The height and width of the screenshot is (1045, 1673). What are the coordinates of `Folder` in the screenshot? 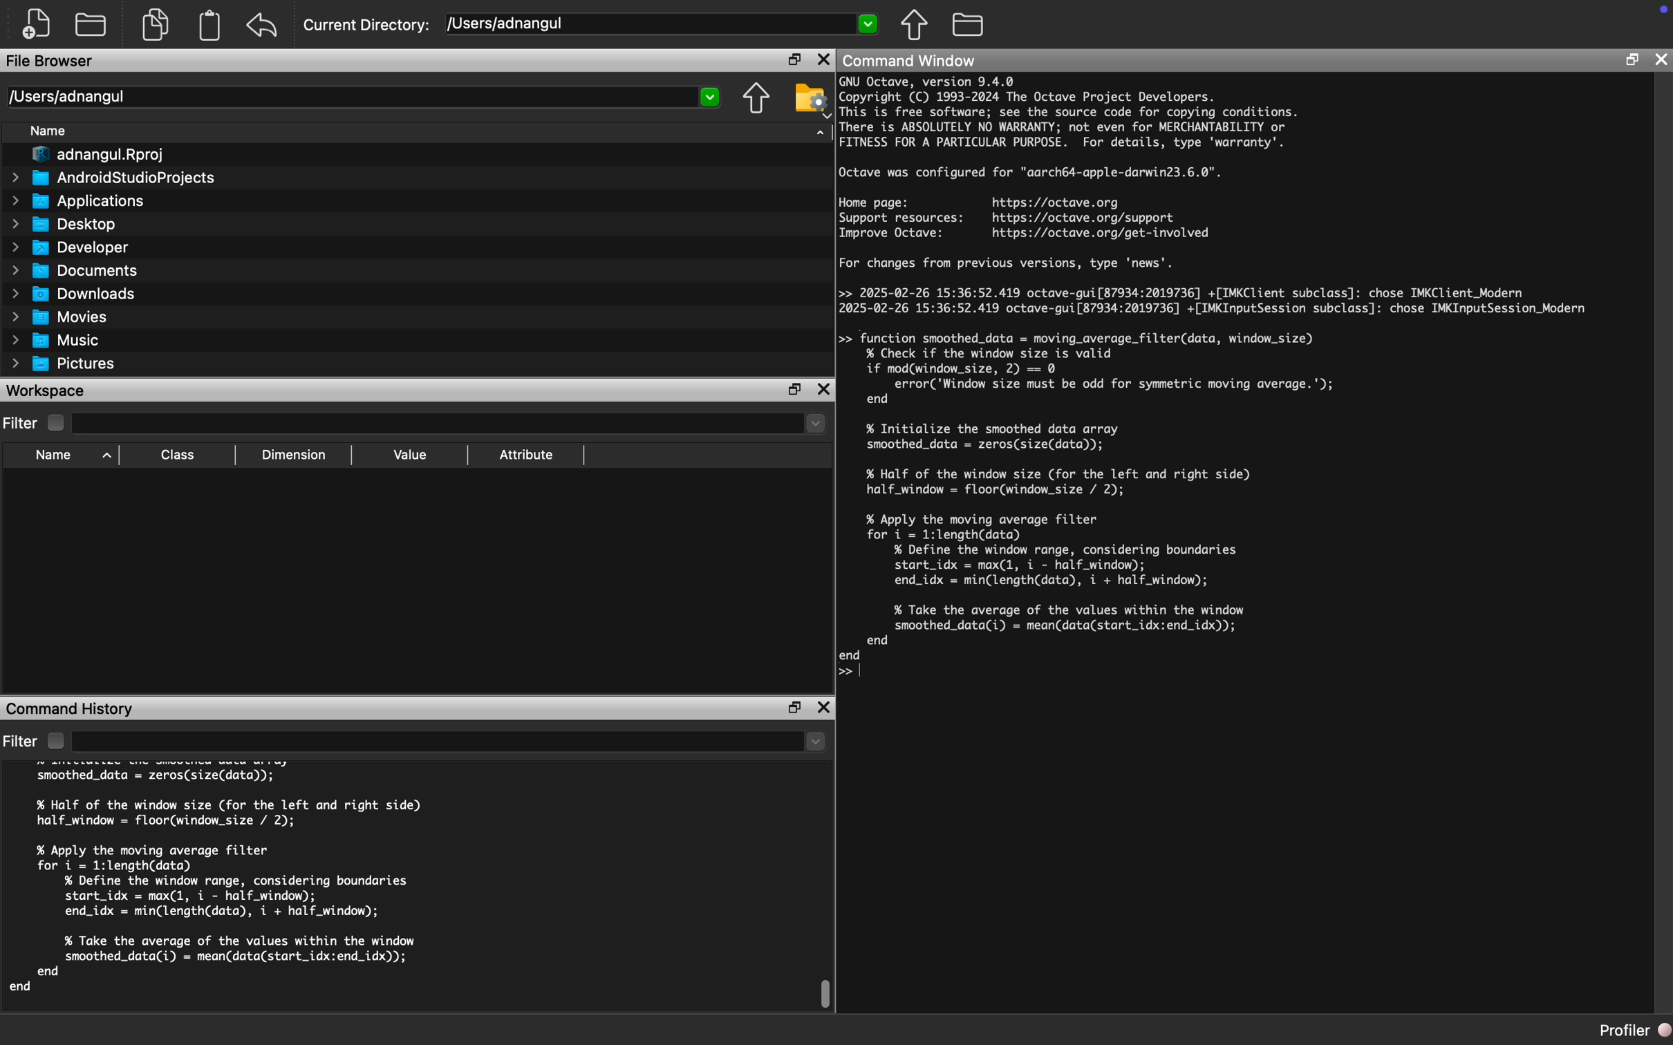 It's located at (969, 23).